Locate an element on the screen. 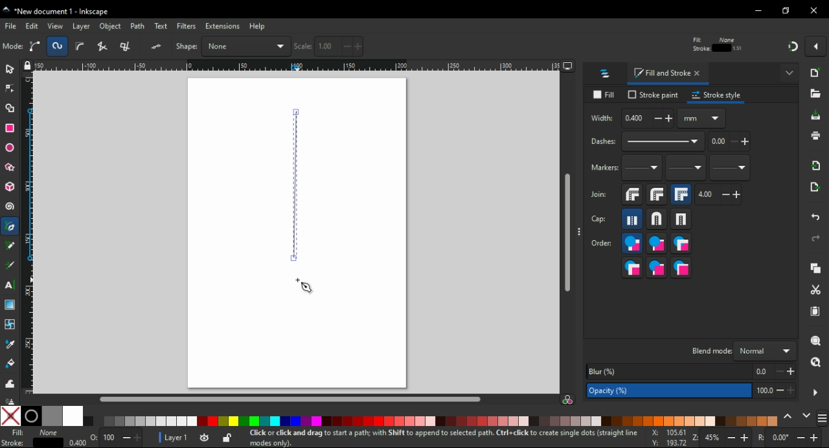 This screenshot has height=448, width=829. new line segment is located at coordinates (294, 186).